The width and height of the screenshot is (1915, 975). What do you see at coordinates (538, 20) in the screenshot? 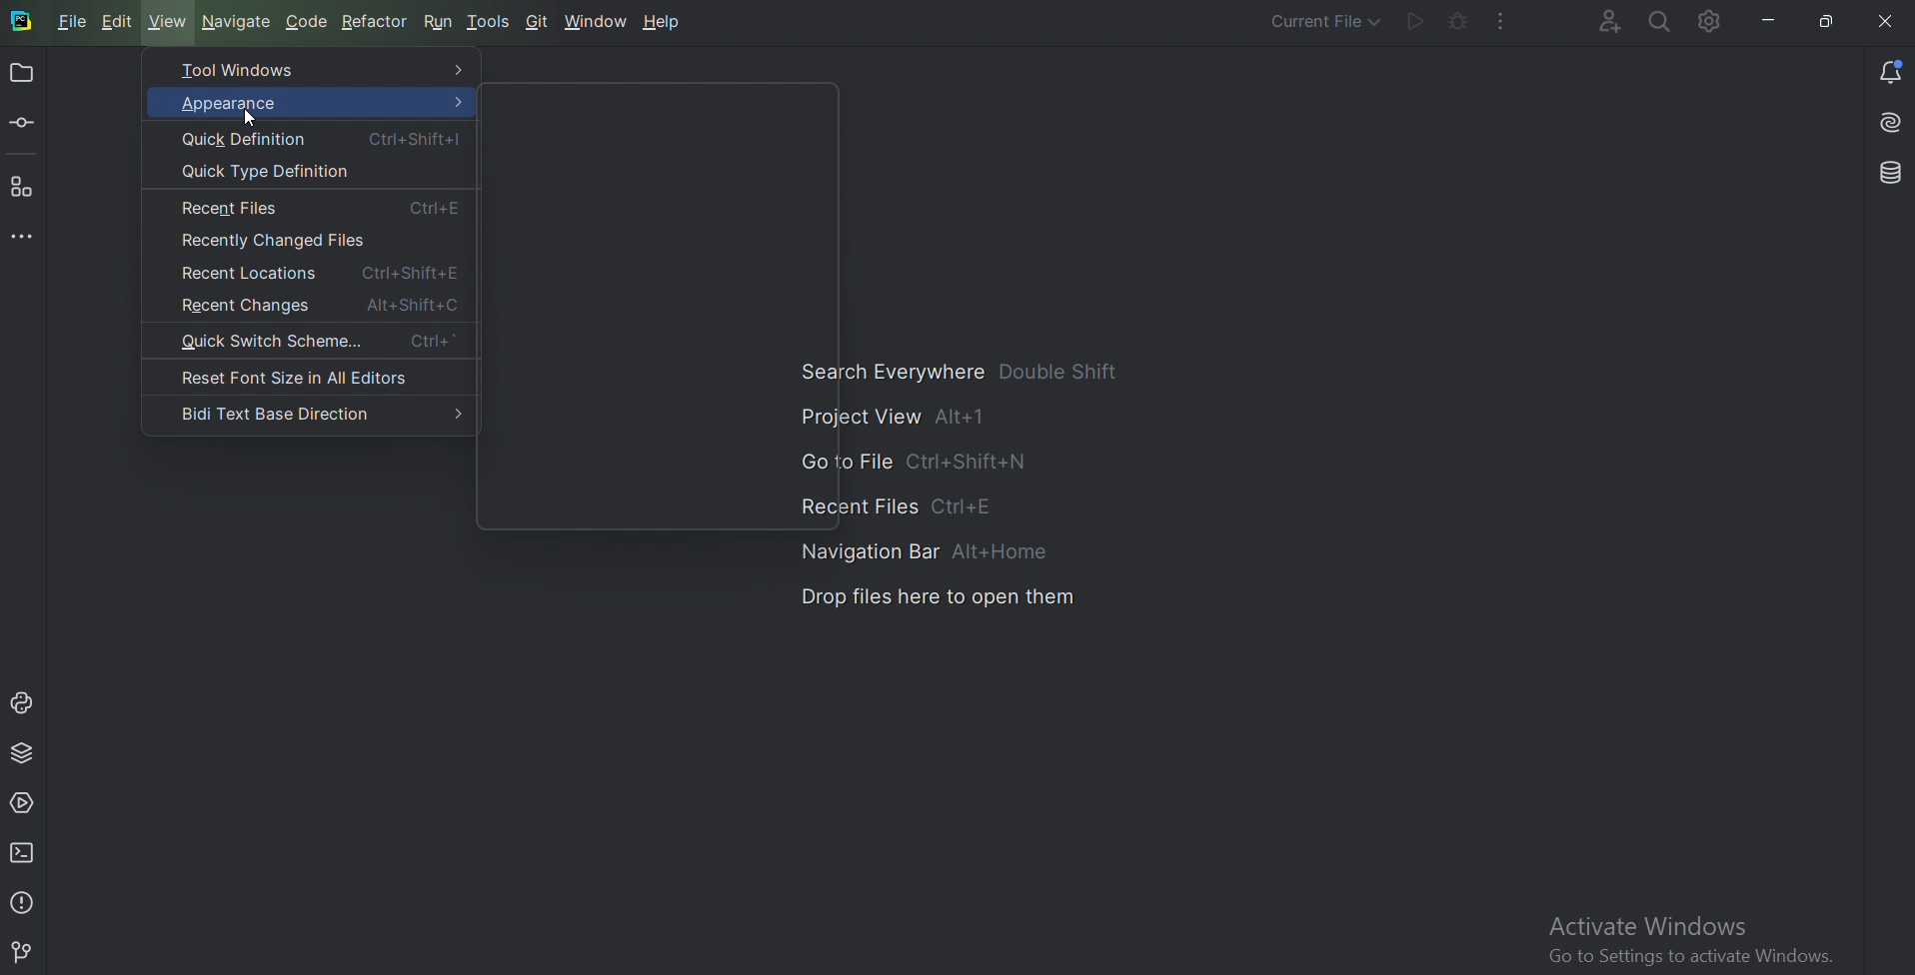
I see `Git` at bounding box center [538, 20].